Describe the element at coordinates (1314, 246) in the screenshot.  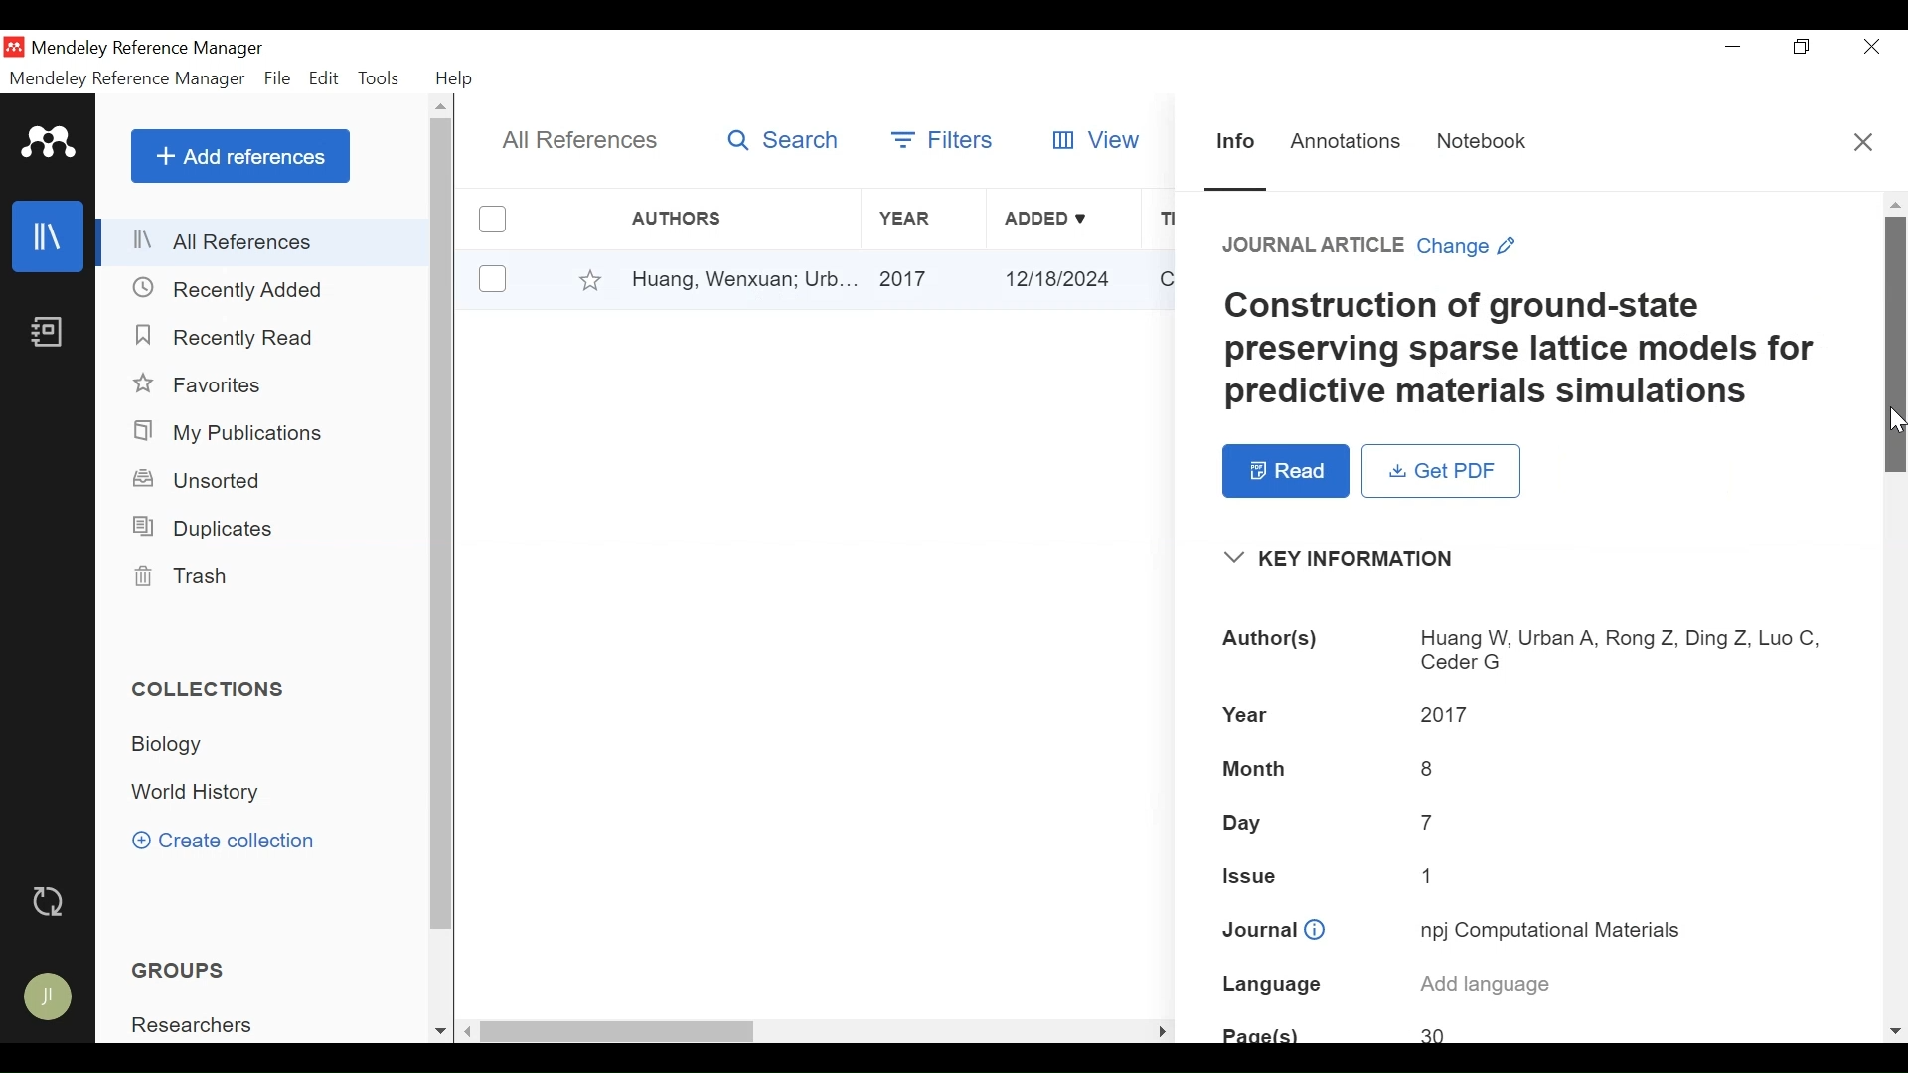
I see `JOURNAL ARTICLE` at that location.